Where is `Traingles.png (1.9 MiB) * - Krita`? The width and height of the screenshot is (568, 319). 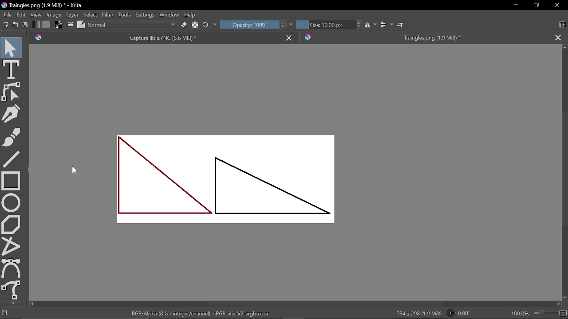
Traingles.png (1.9 MiB) * - Krita is located at coordinates (42, 5).